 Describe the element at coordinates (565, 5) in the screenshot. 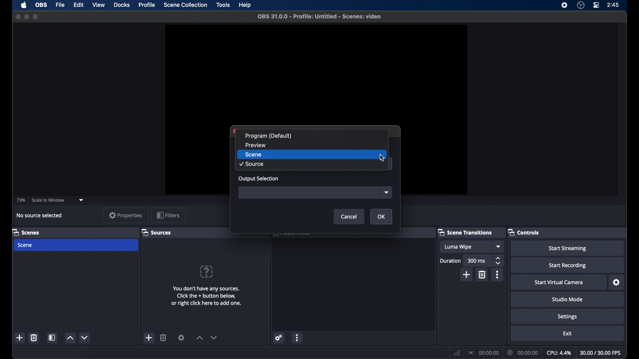

I see `screen recorder icon` at that location.